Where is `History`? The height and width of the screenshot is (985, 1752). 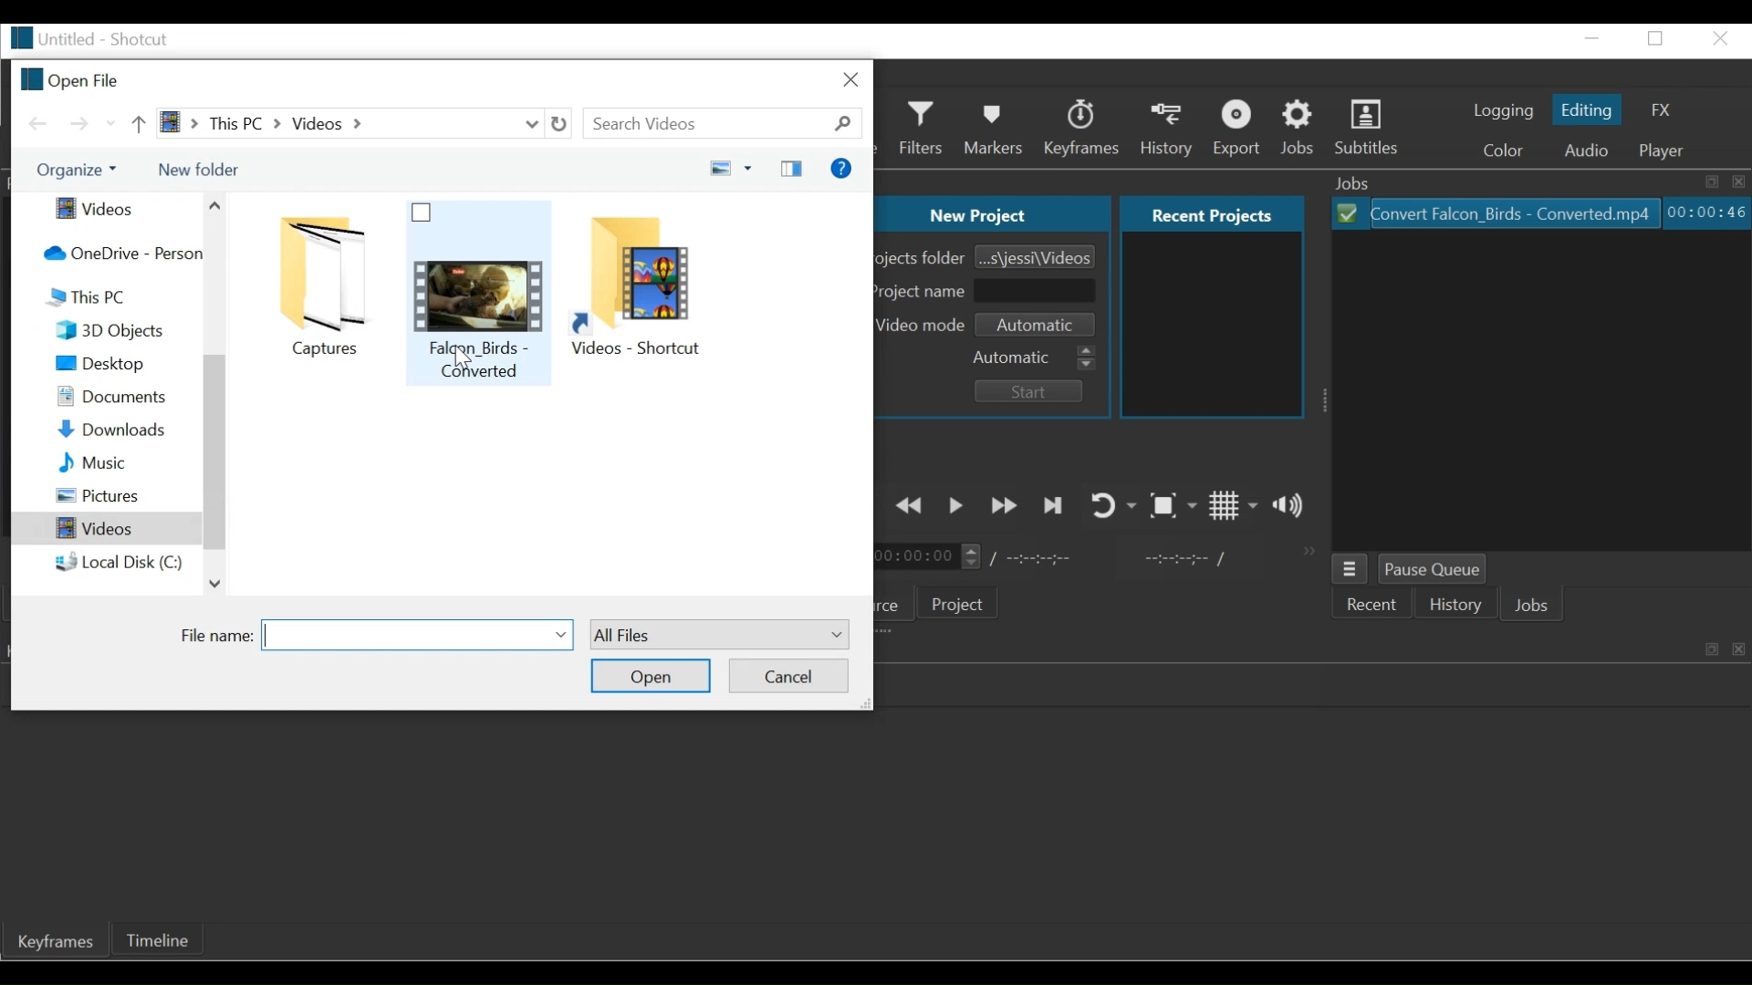 History is located at coordinates (1455, 602).